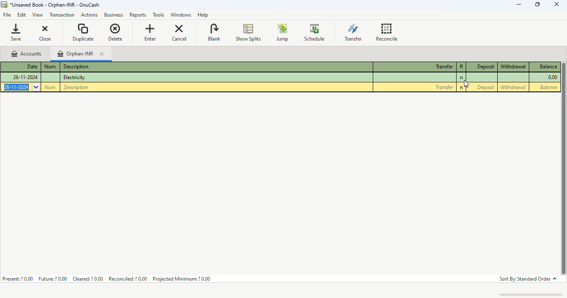  What do you see at coordinates (76, 87) in the screenshot?
I see `description` at bounding box center [76, 87].